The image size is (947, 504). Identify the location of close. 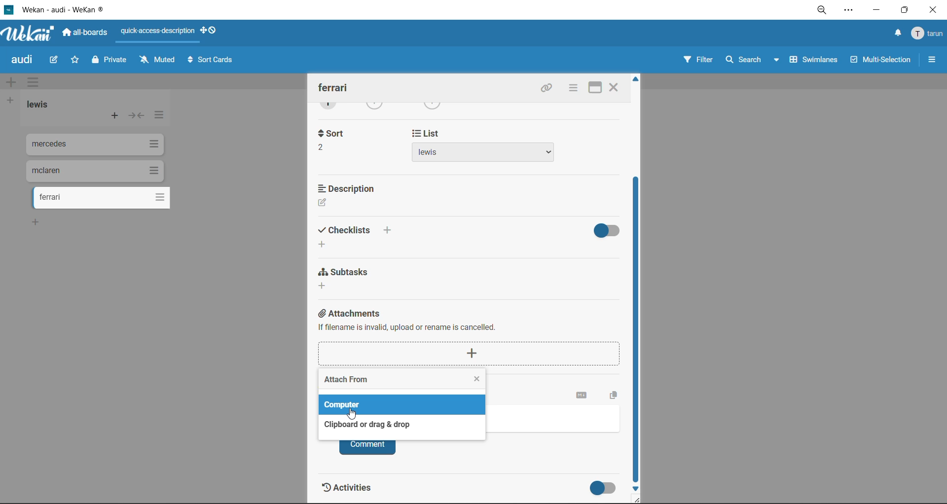
(934, 11).